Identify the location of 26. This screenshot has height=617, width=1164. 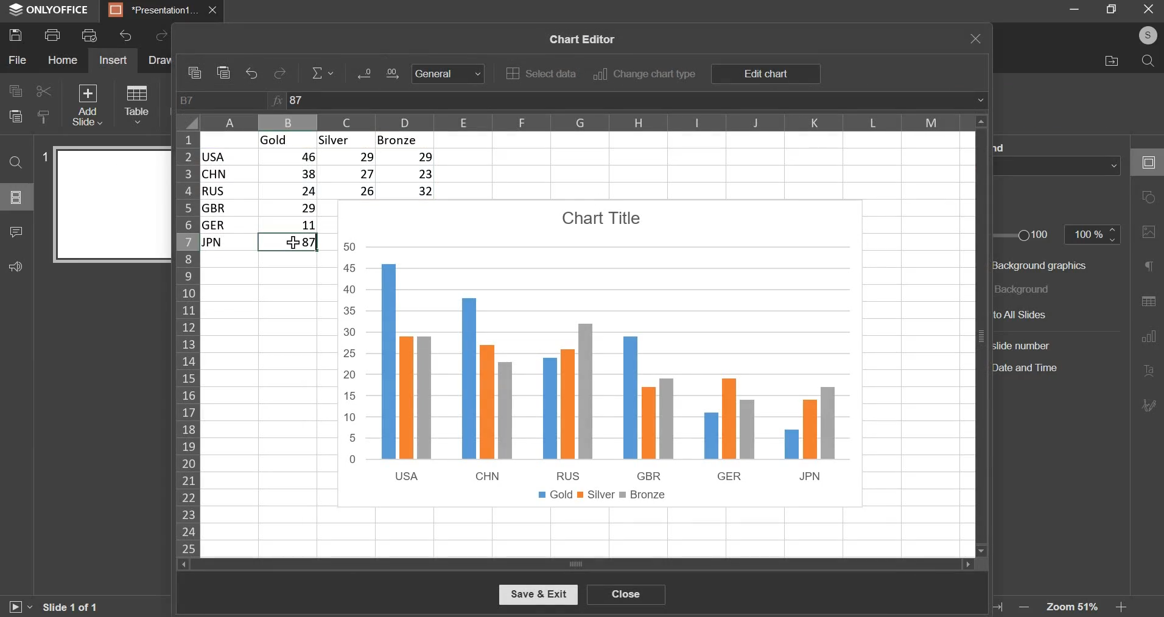
(350, 190).